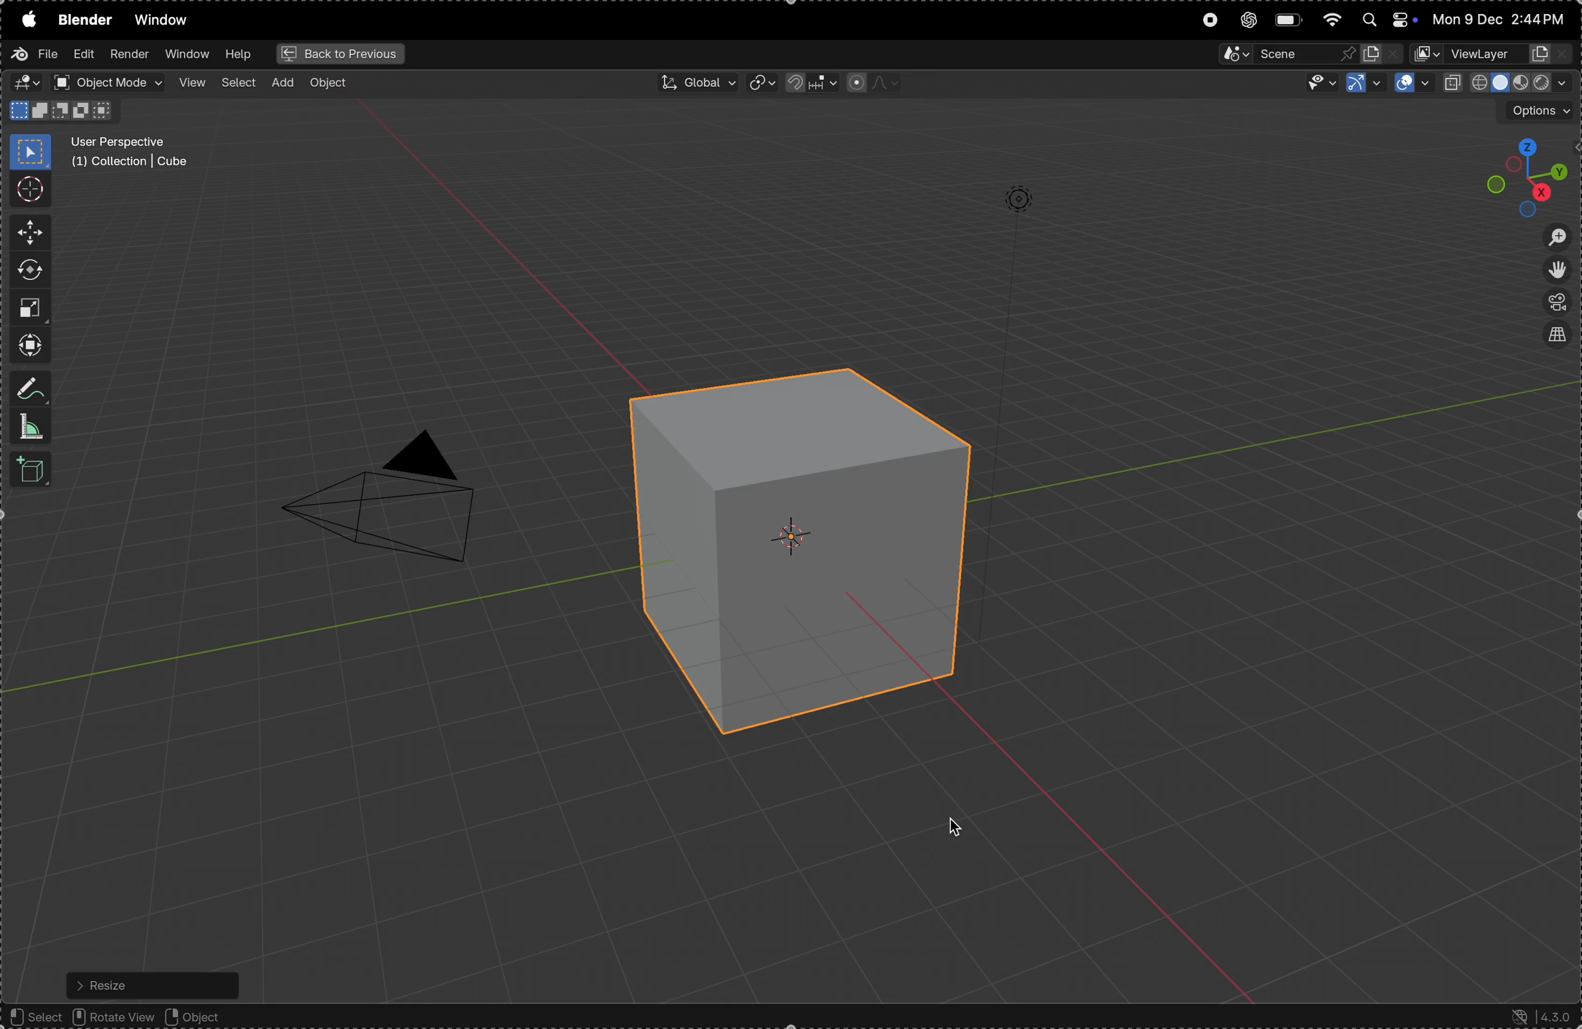  Describe the element at coordinates (28, 232) in the screenshot. I see `move` at that location.